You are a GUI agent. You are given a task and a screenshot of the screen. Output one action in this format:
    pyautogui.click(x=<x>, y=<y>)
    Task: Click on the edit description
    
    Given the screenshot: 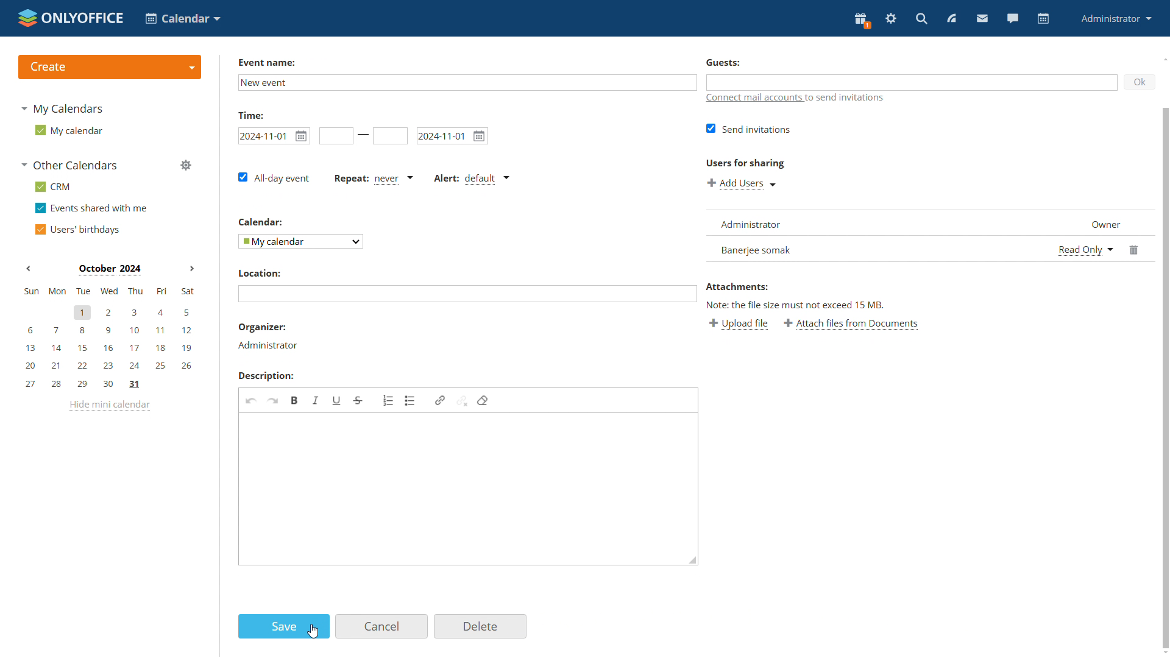 What is the action you would take?
    pyautogui.click(x=468, y=490)
    